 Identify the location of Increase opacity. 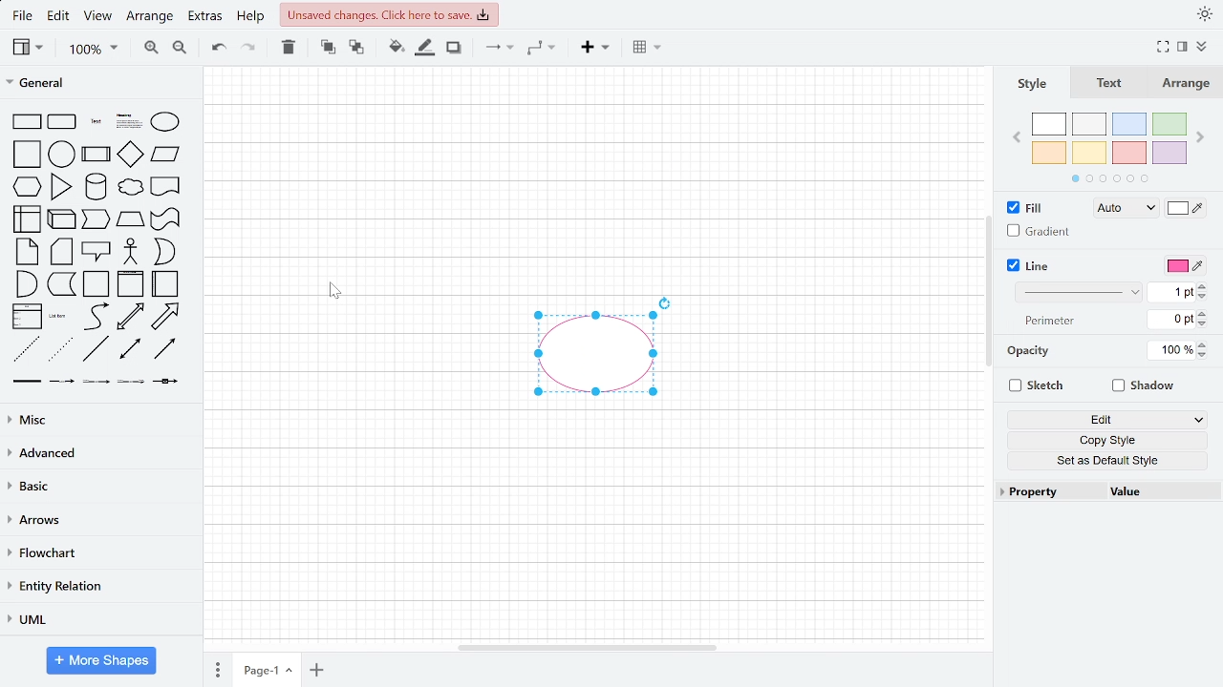
(1202, 345).